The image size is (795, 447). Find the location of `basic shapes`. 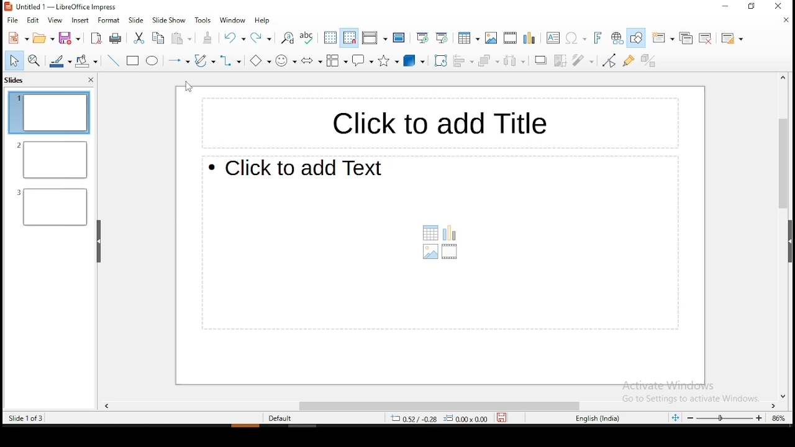

basic shapes is located at coordinates (260, 61).